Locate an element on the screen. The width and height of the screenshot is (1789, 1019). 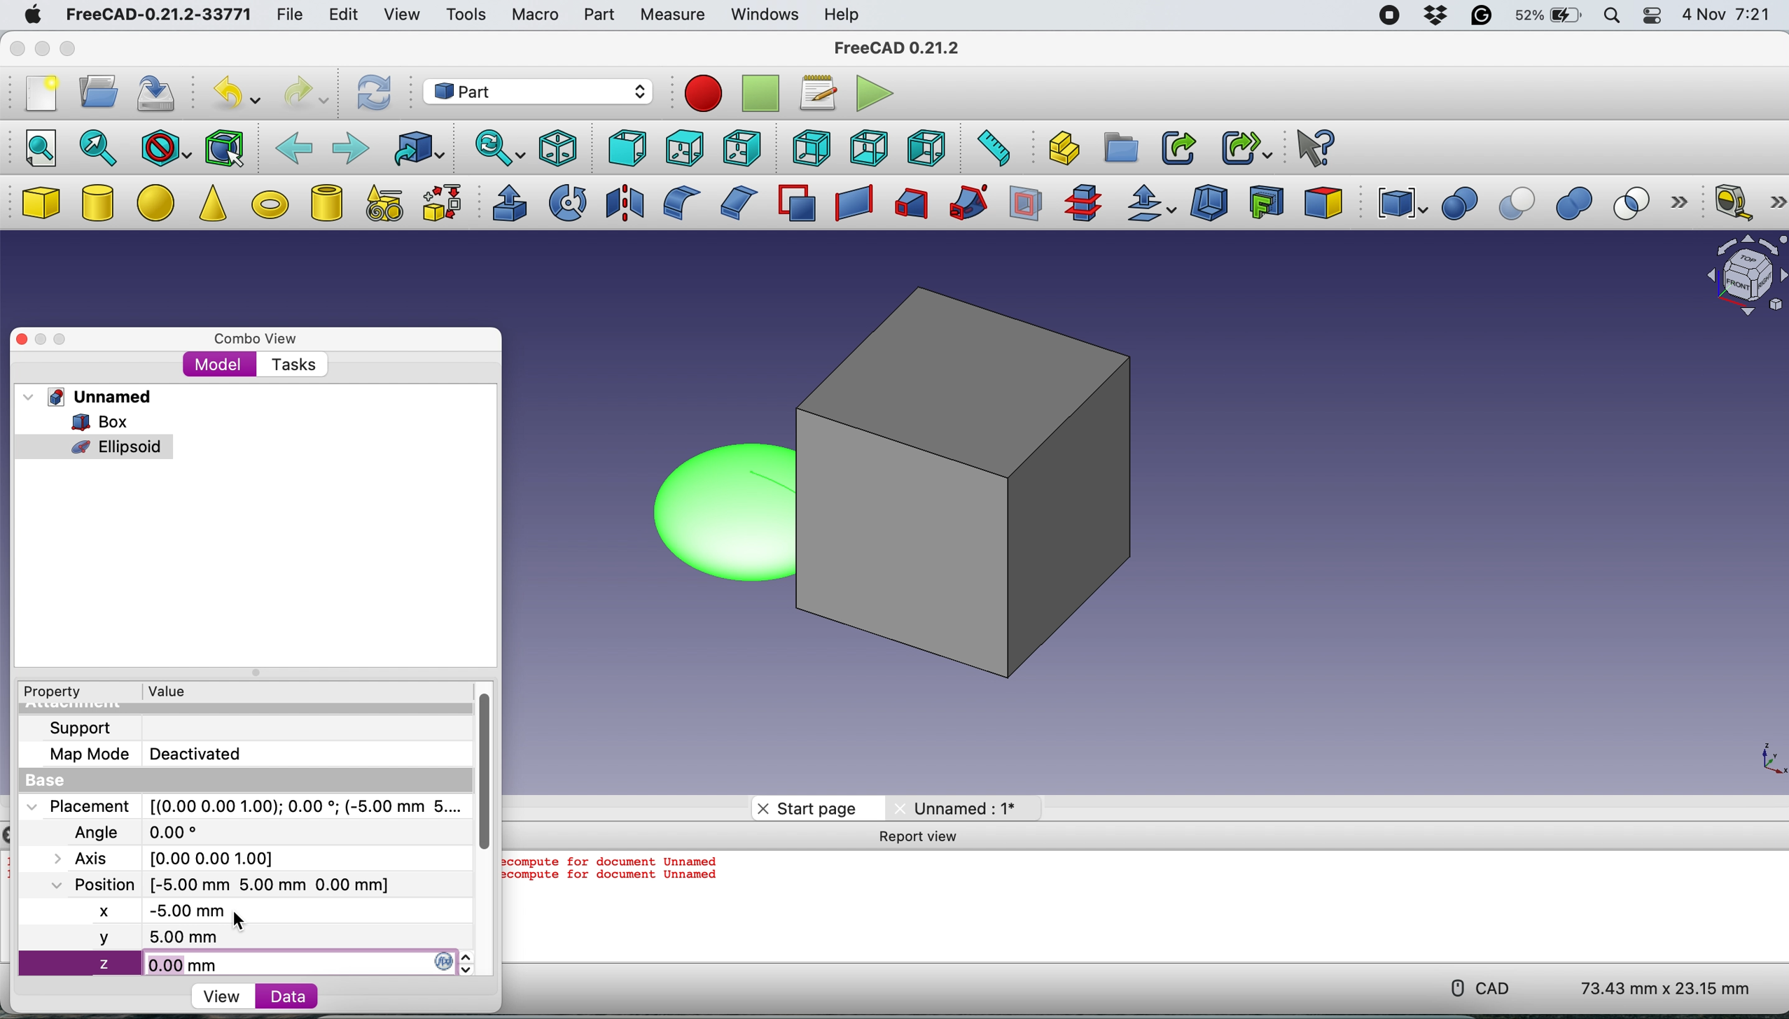
create part is located at coordinates (1060, 149).